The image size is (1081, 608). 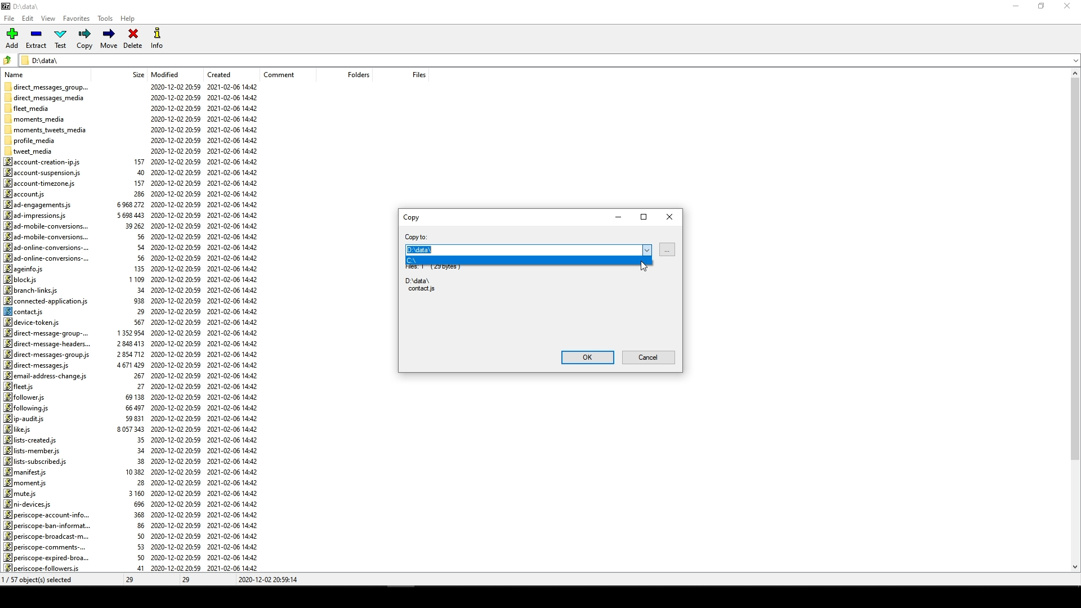 I want to click on files, so click(x=412, y=74).